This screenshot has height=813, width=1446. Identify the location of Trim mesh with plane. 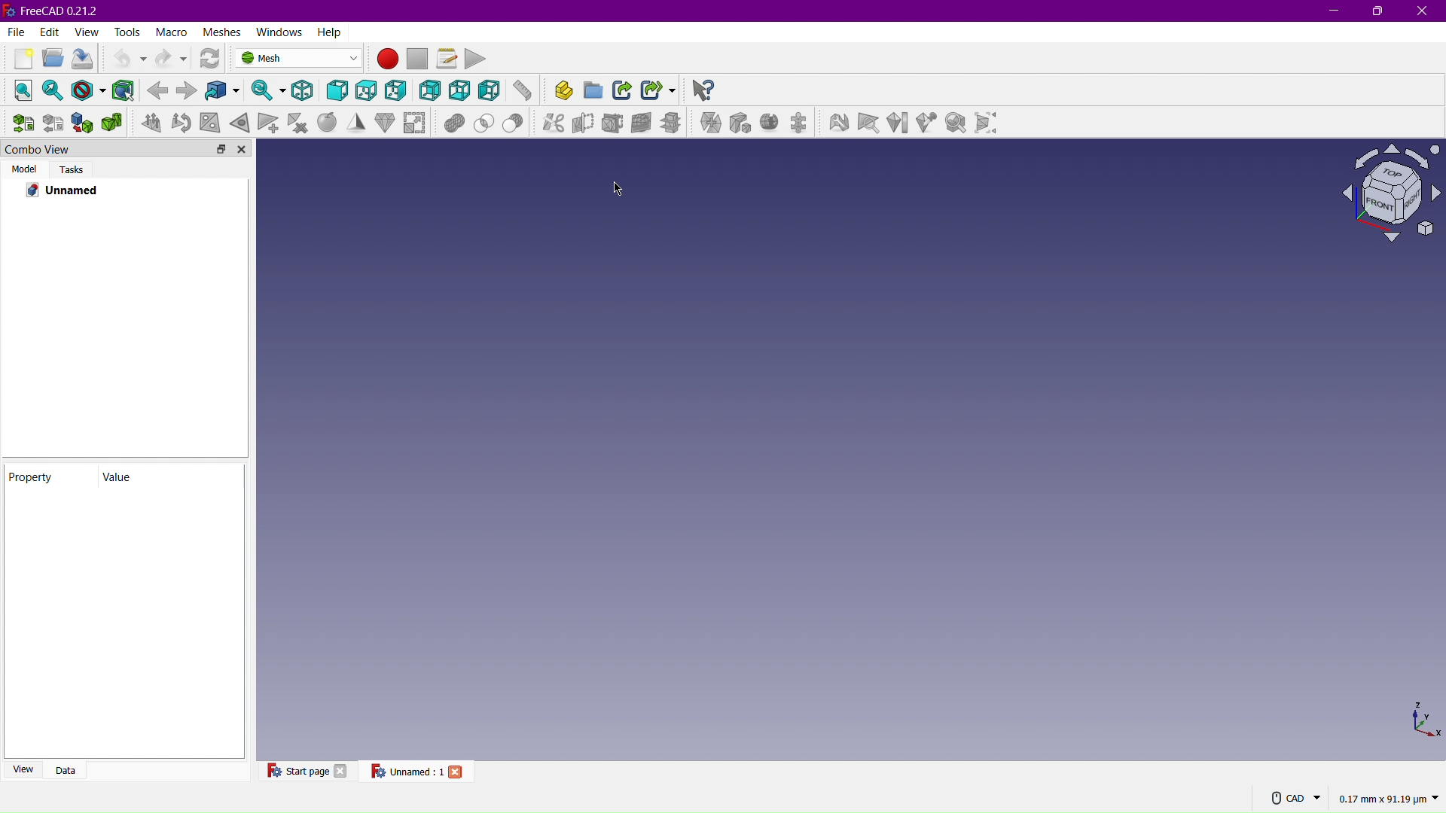
(615, 123).